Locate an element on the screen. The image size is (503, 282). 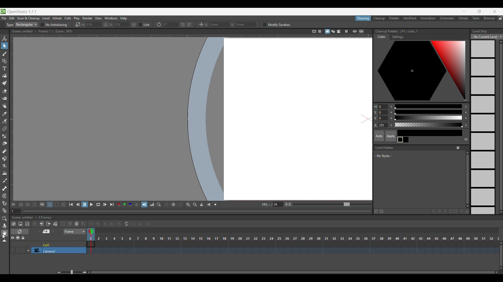
OpenToonz version is located at coordinates (22, 12).